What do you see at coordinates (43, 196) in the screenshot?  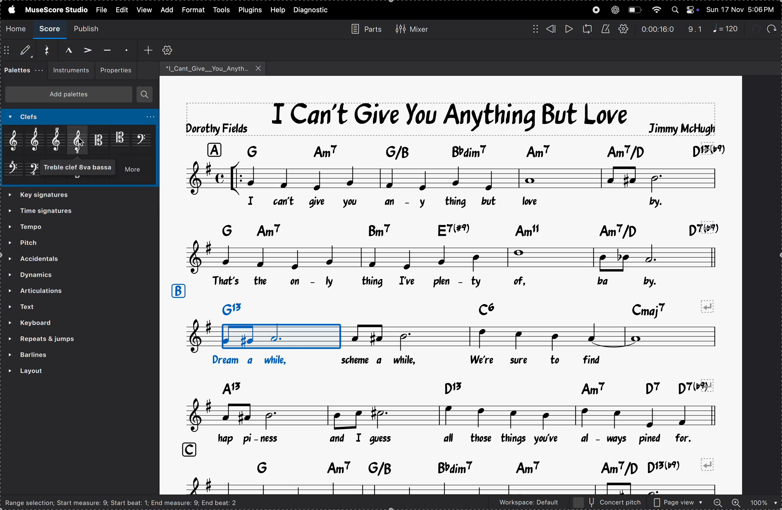 I see `» Time signatures` at bounding box center [43, 196].